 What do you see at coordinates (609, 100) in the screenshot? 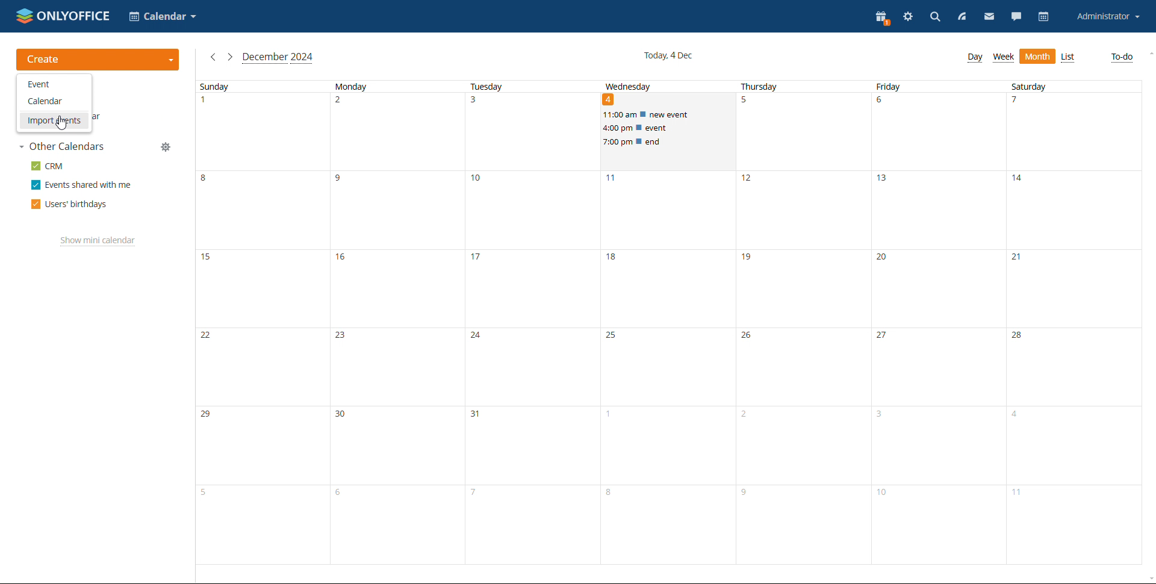
I see `date` at bounding box center [609, 100].